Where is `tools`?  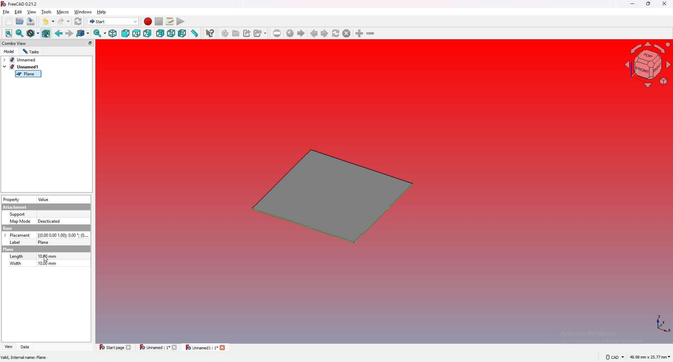
tools is located at coordinates (46, 12).